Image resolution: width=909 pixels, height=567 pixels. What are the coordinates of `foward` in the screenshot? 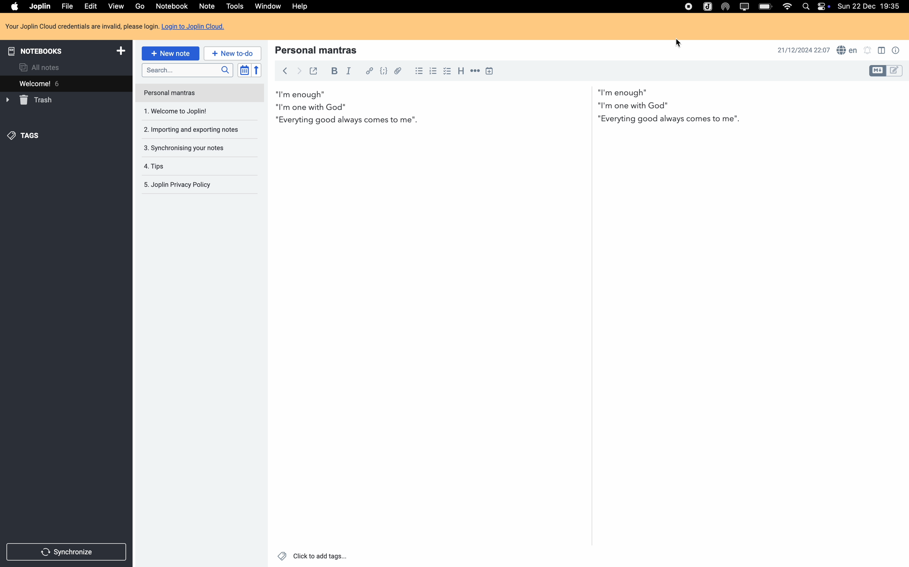 It's located at (300, 71).